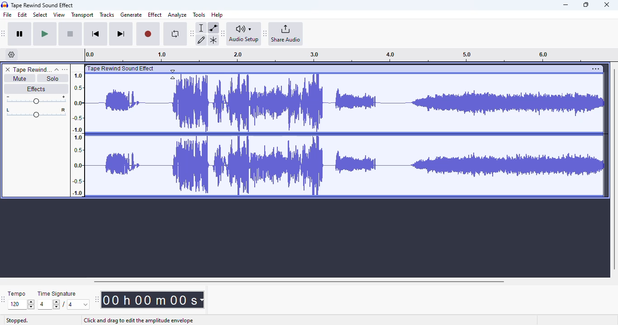  What do you see at coordinates (8, 70) in the screenshot?
I see `delete track` at bounding box center [8, 70].